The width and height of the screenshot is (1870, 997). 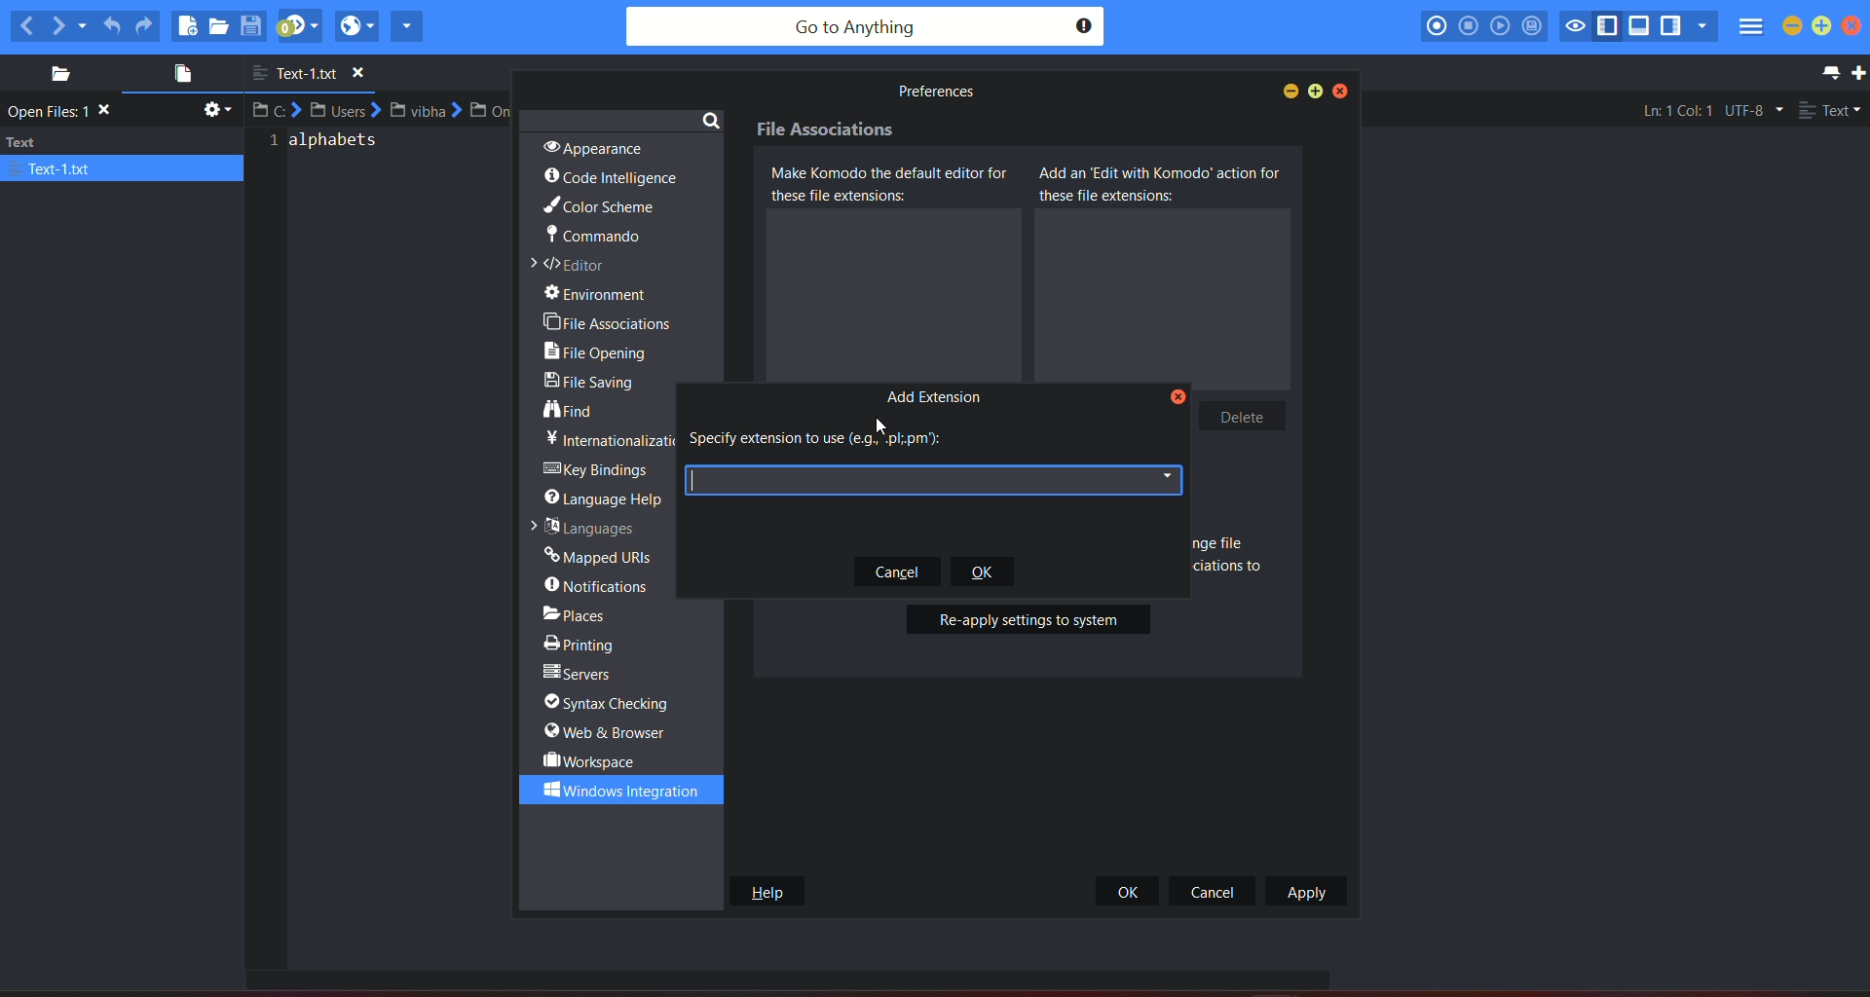 What do you see at coordinates (123, 155) in the screenshot?
I see `text` at bounding box center [123, 155].